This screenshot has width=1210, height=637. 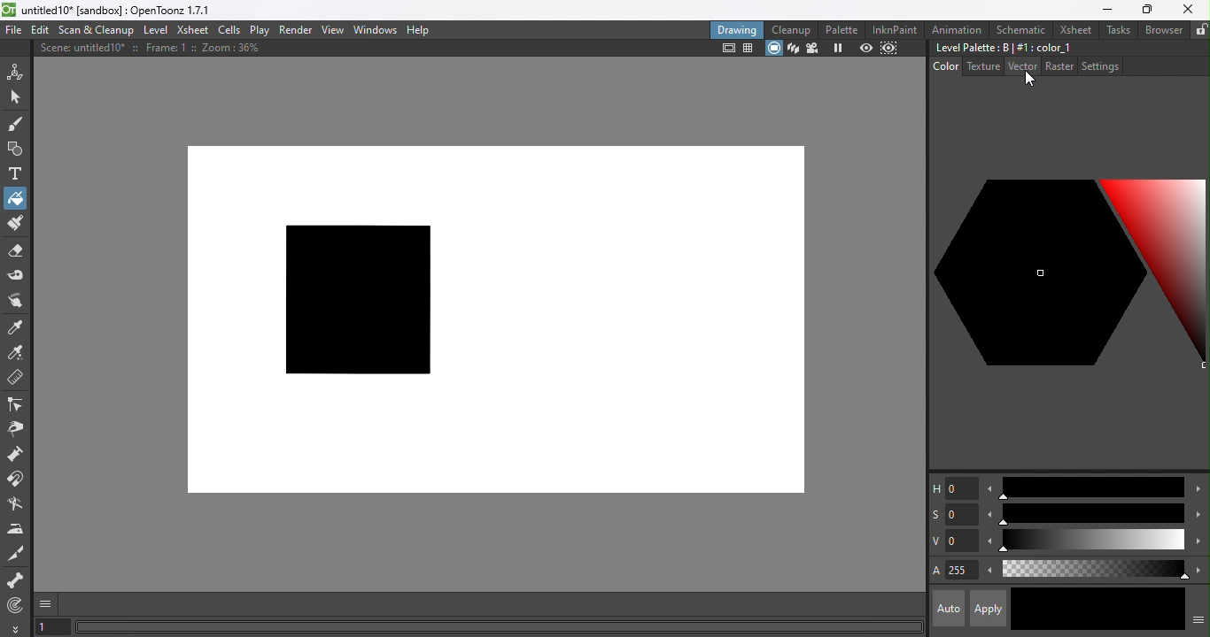 I want to click on Slide bar, so click(x=1091, y=514).